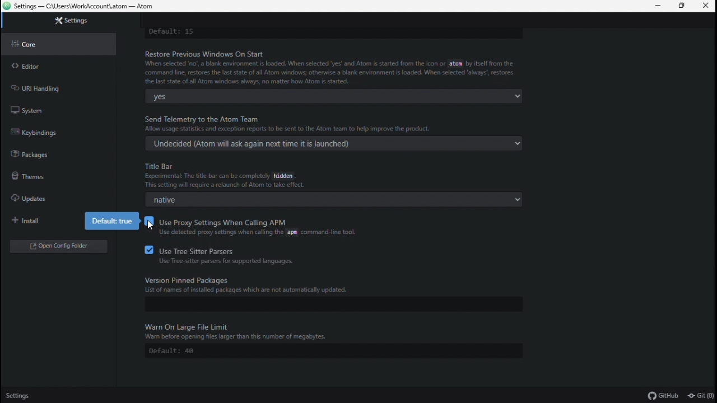  What do you see at coordinates (700, 396) in the screenshot?
I see `Git (0)` at bounding box center [700, 396].